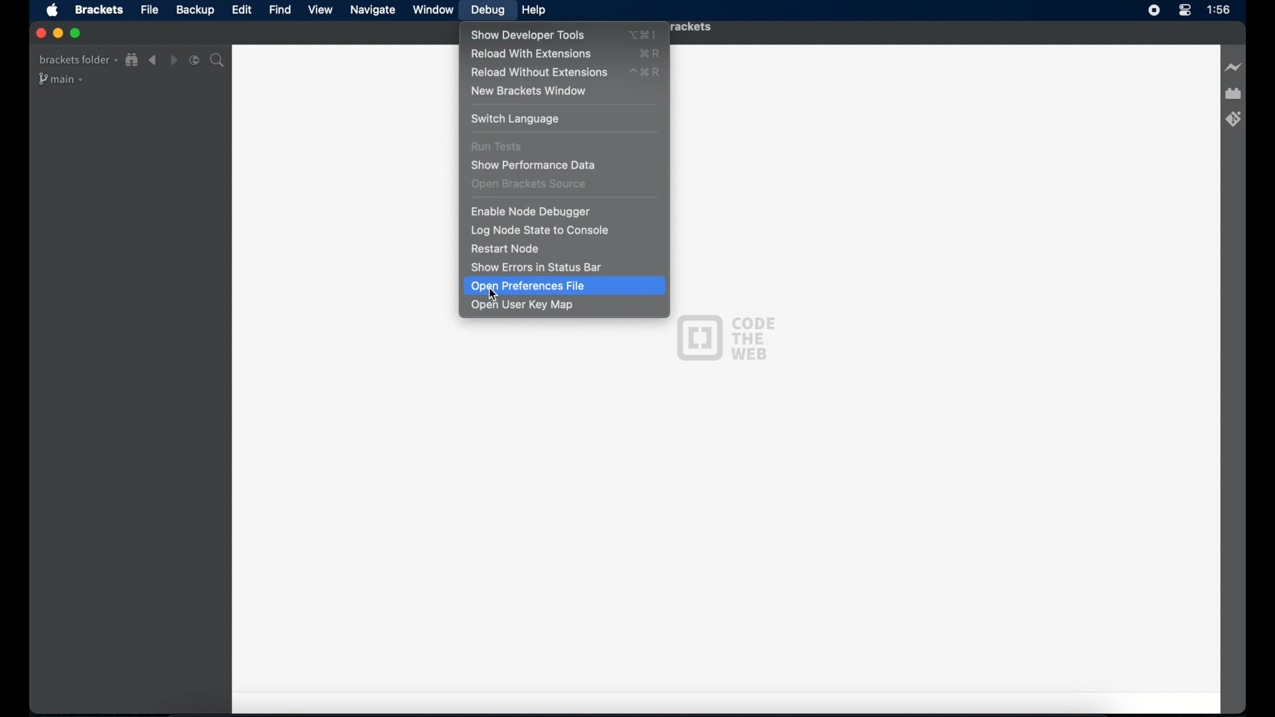 This screenshot has width=1275, height=717. I want to click on help, so click(535, 11).